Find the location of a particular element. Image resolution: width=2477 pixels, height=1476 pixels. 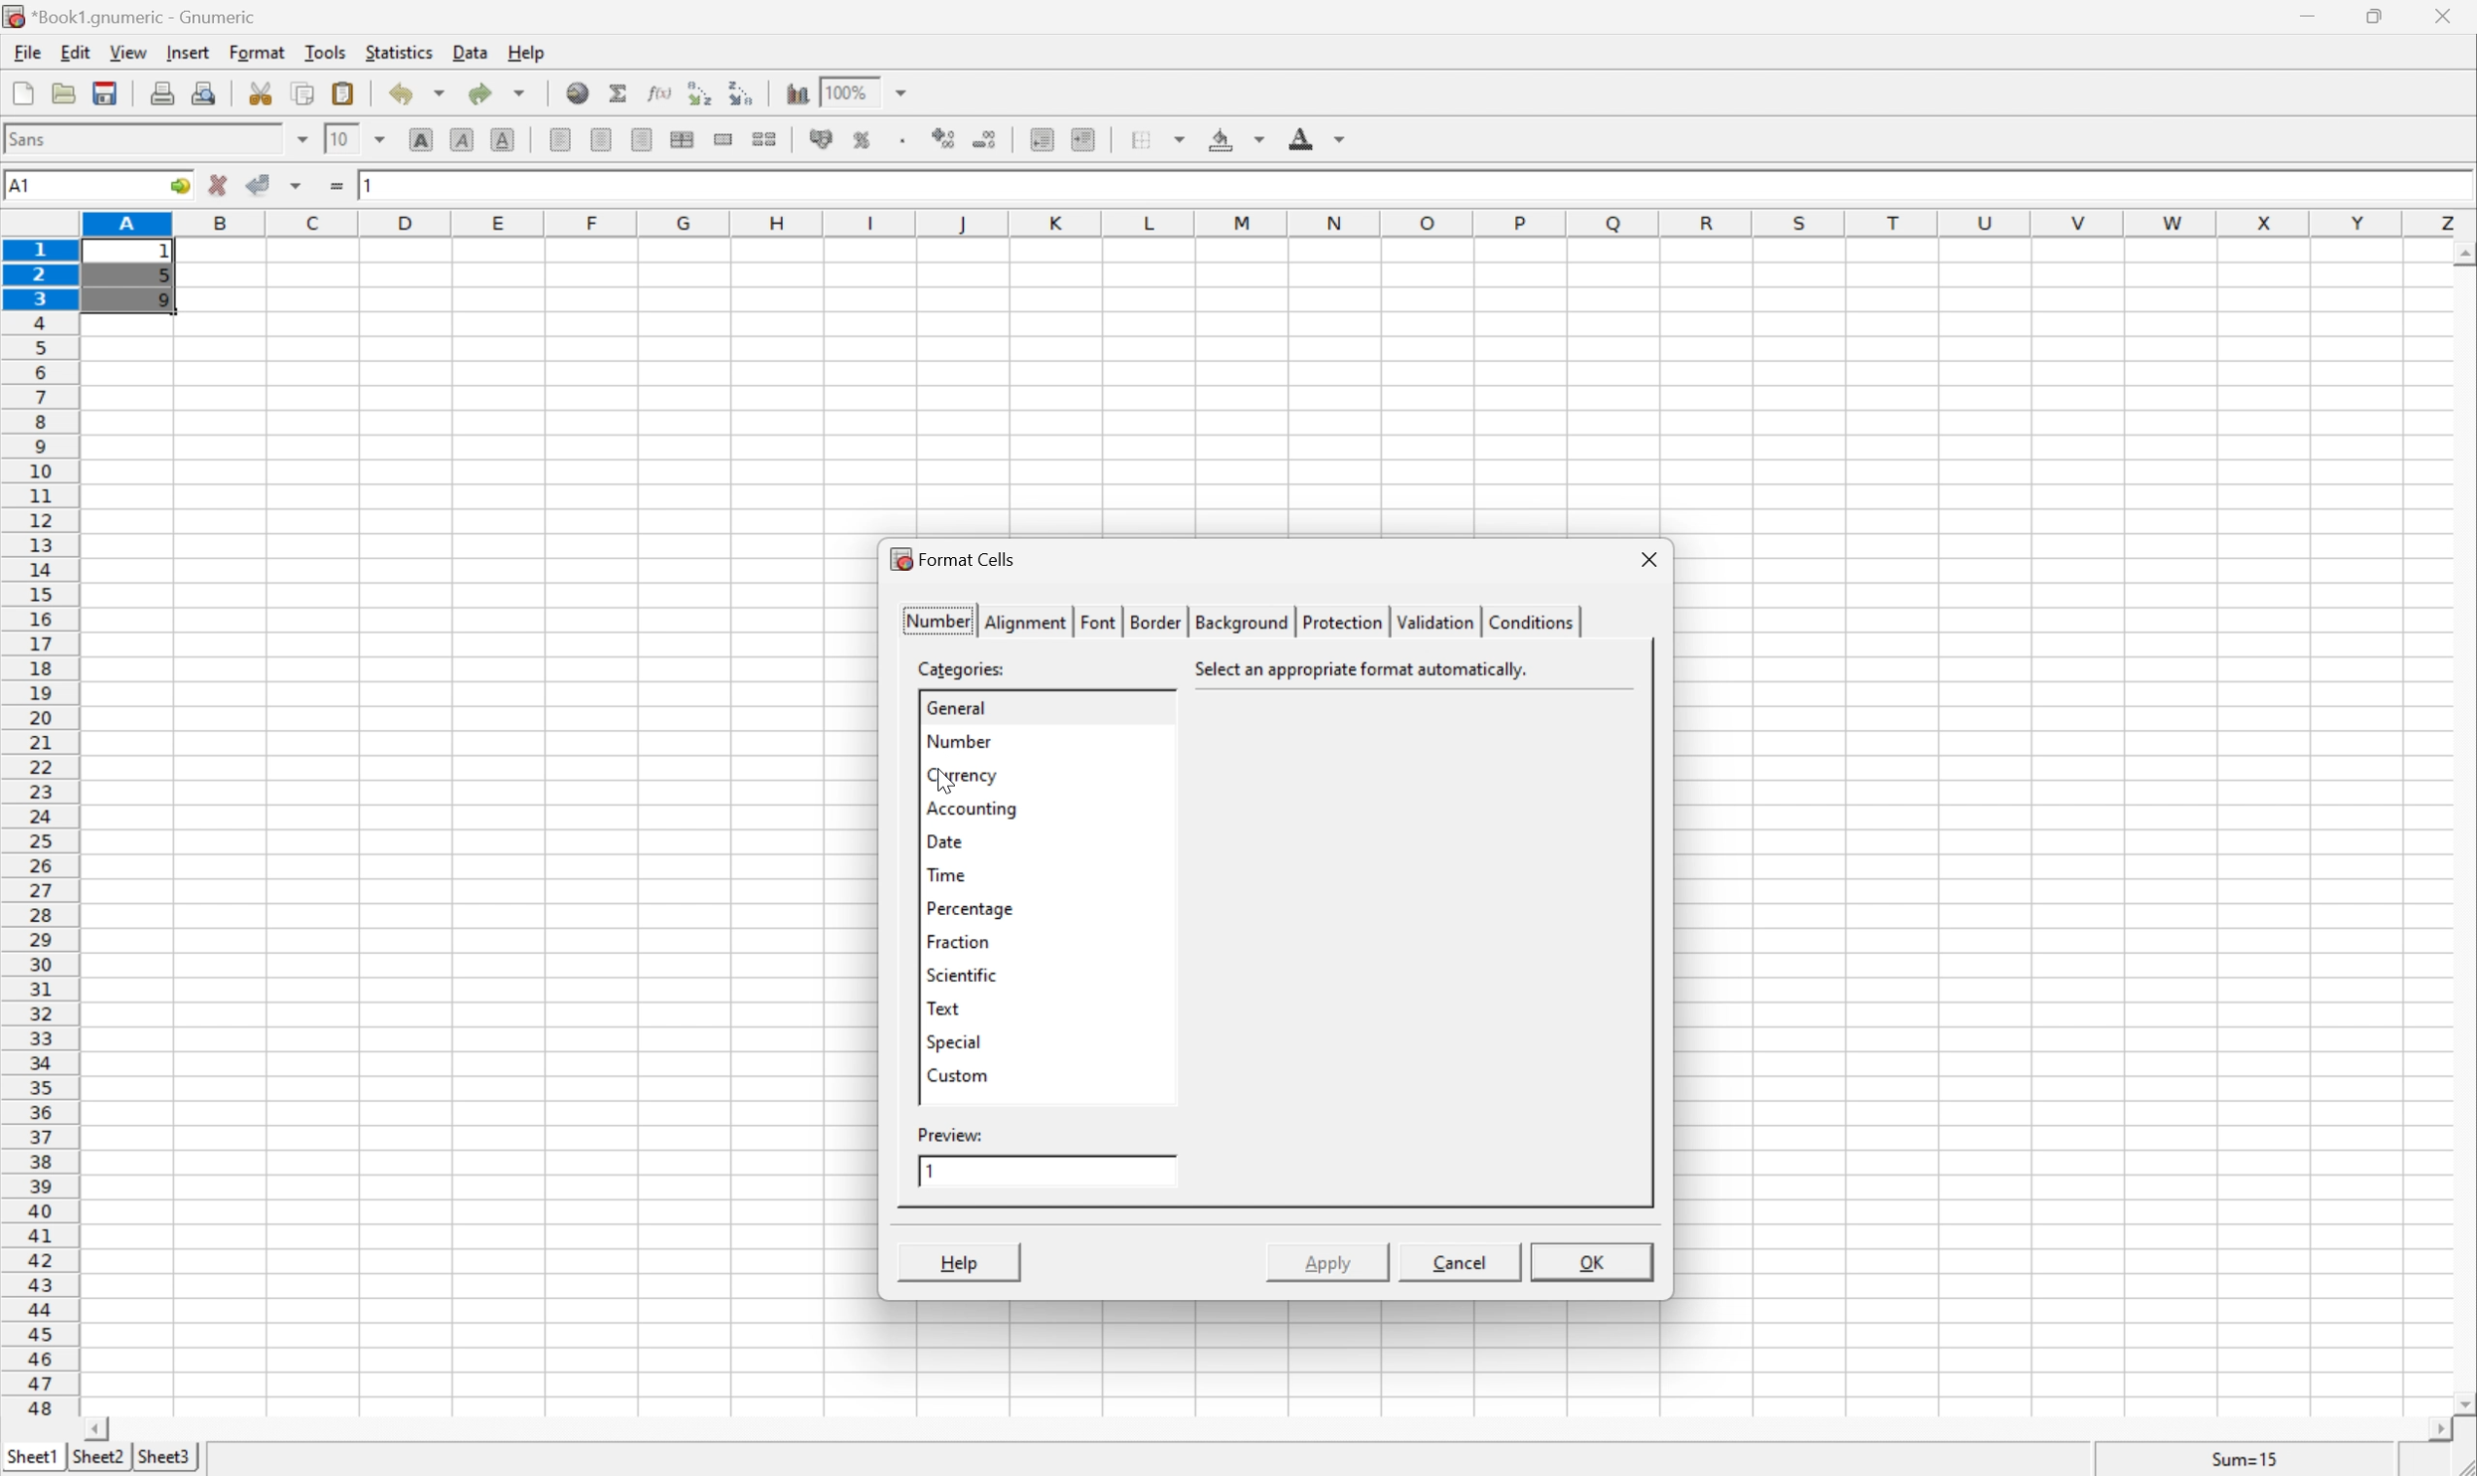

file is located at coordinates (24, 50).